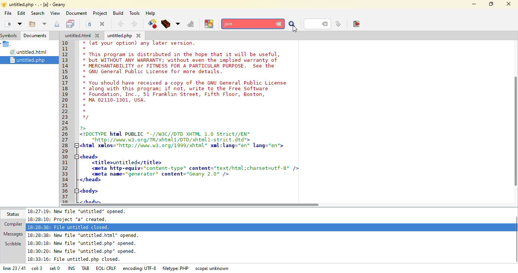 The width and height of the screenshot is (518, 273). I want to click on document, so click(76, 13).